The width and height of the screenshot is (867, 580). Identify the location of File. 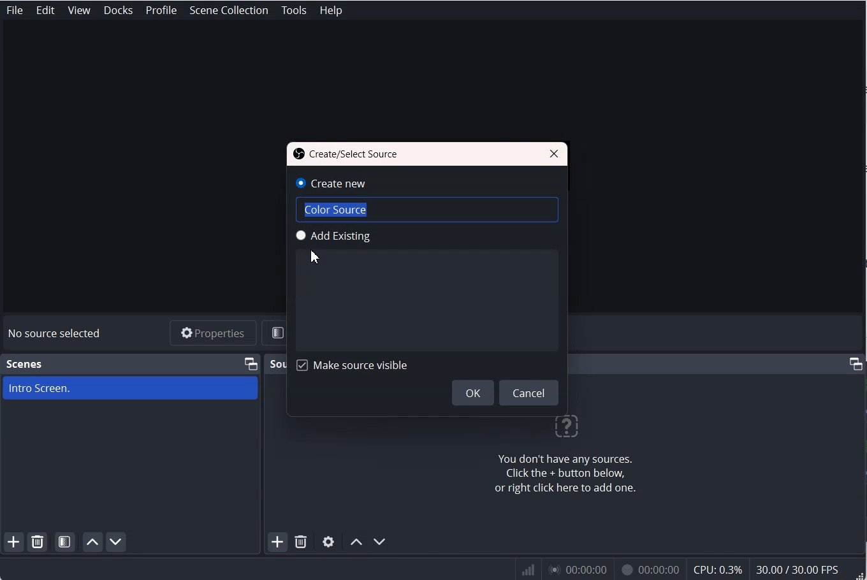
(14, 10).